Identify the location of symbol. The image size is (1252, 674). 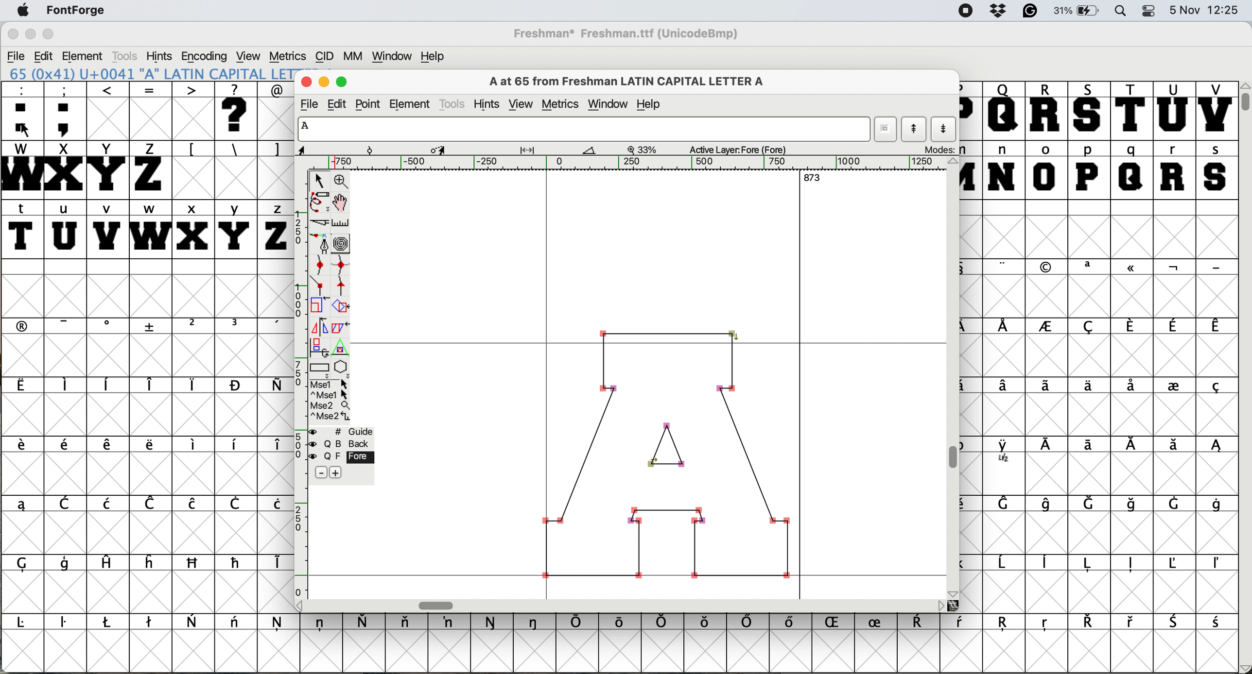
(151, 562).